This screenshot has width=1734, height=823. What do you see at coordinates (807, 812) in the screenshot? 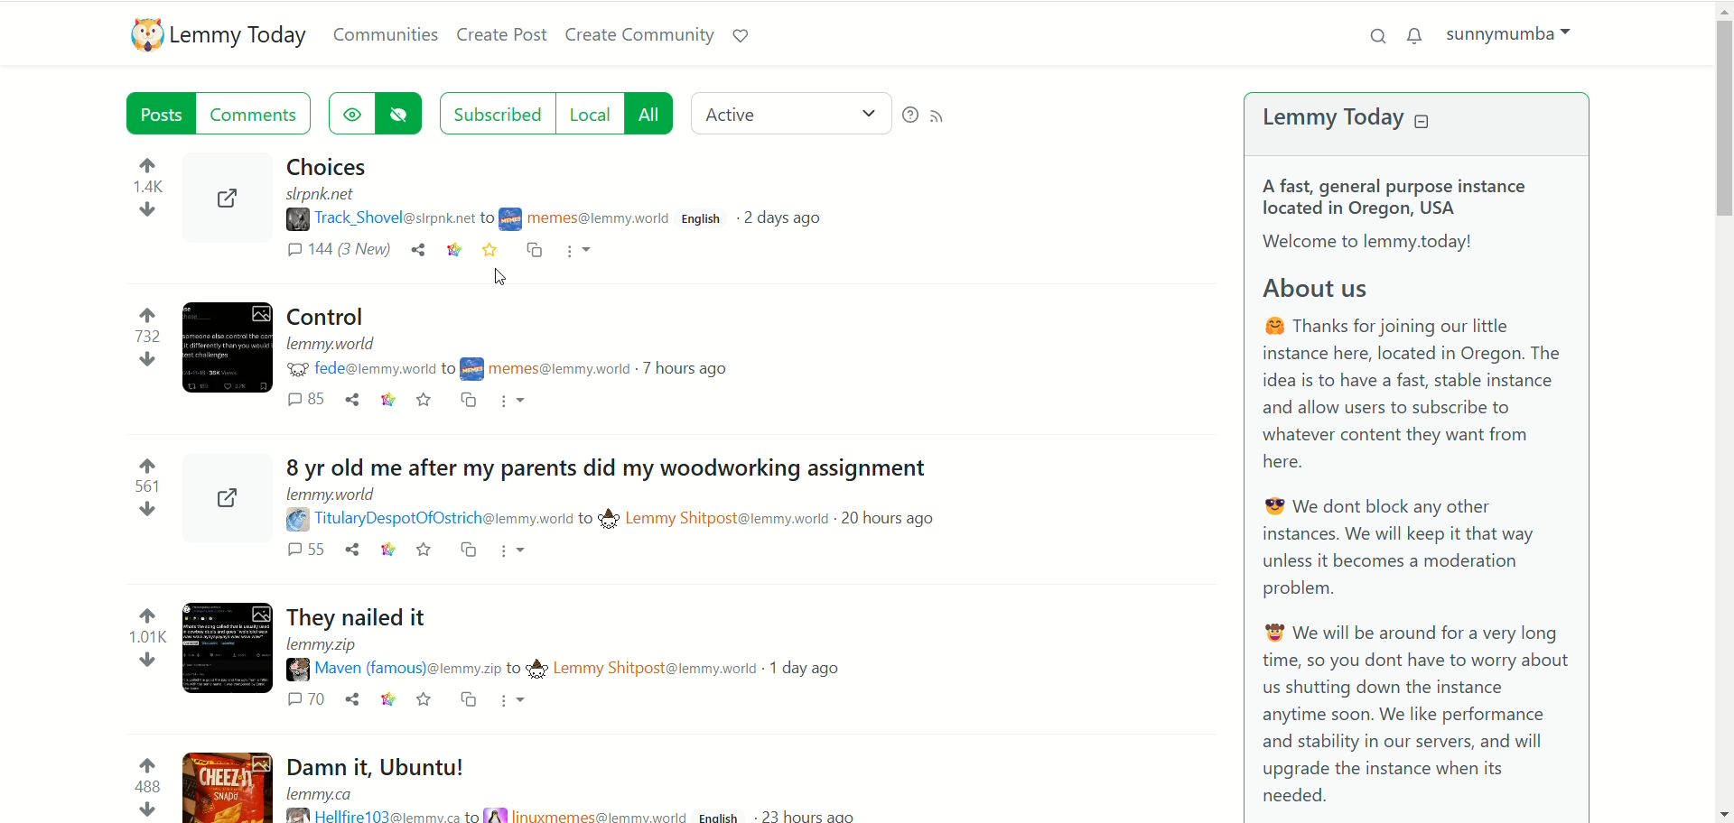
I see `23 hours ago` at bounding box center [807, 812].